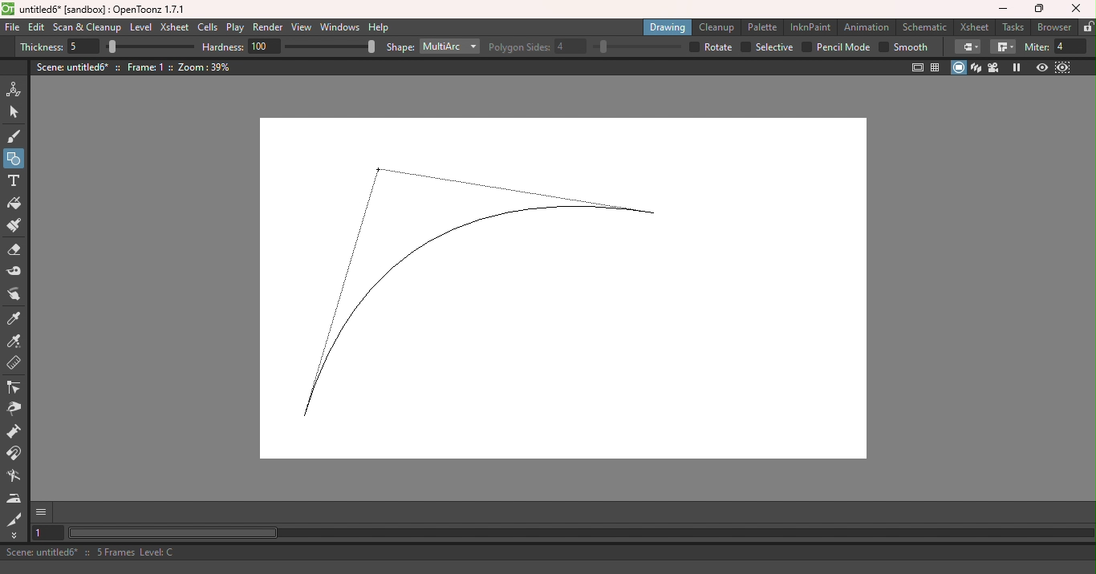  What do you see at coordinates (993, 68) in the screenshot?
I see `Camera view` at bounding box center [993, 68].